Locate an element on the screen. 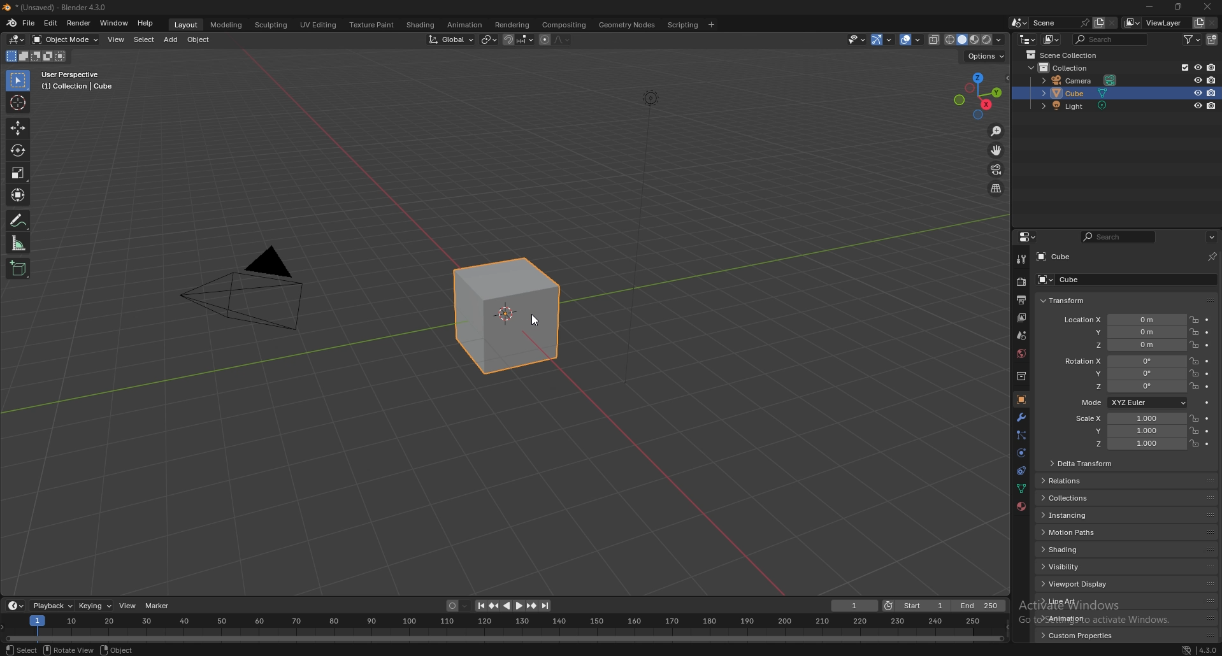 This screenshot has height=656, width=1222. rendering is located at coordinates (512, 25).